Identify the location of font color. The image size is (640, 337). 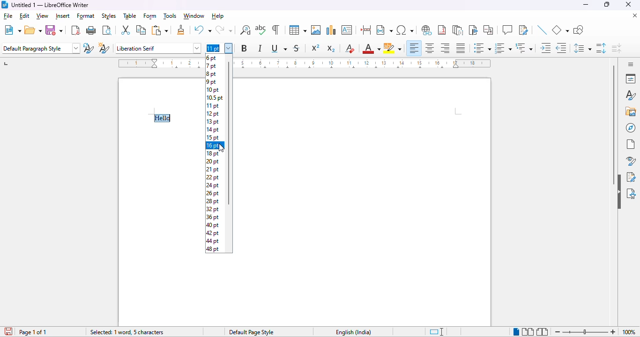
(371, 48).